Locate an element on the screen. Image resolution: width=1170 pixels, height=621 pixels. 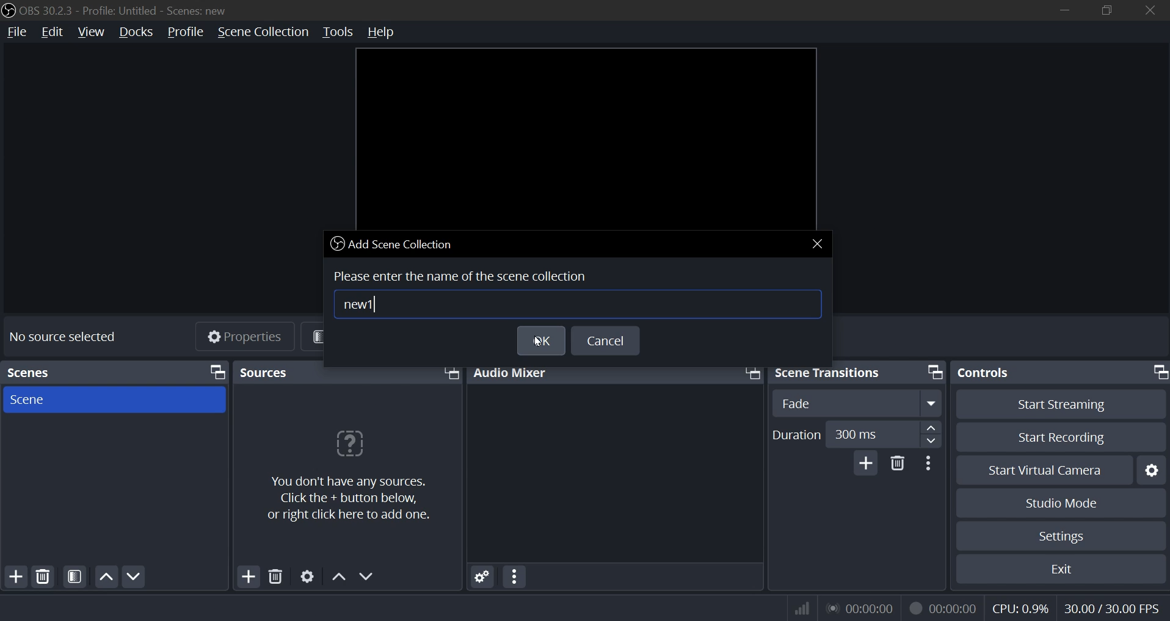
fade is located at coordinates (797, 403).